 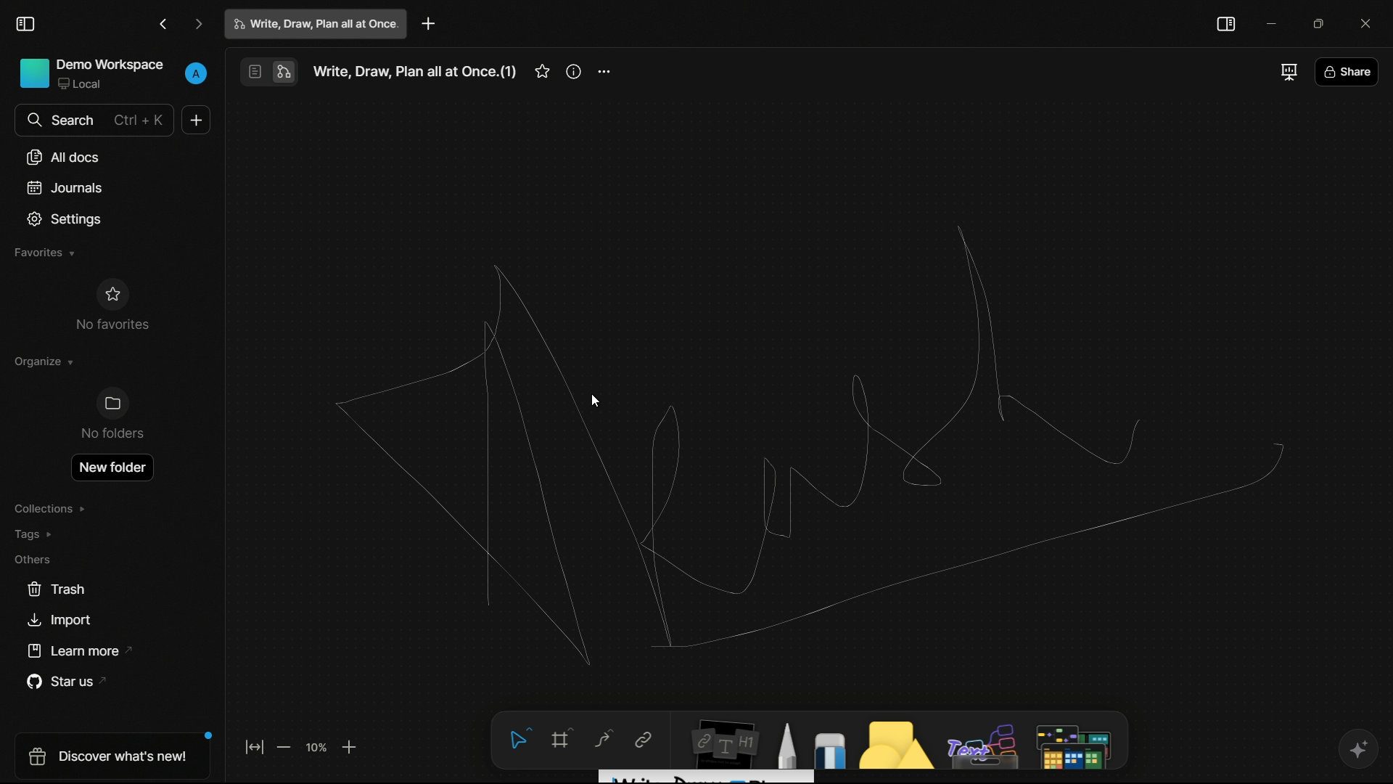 I want to click on full screen, so click(x=1286, y=73).